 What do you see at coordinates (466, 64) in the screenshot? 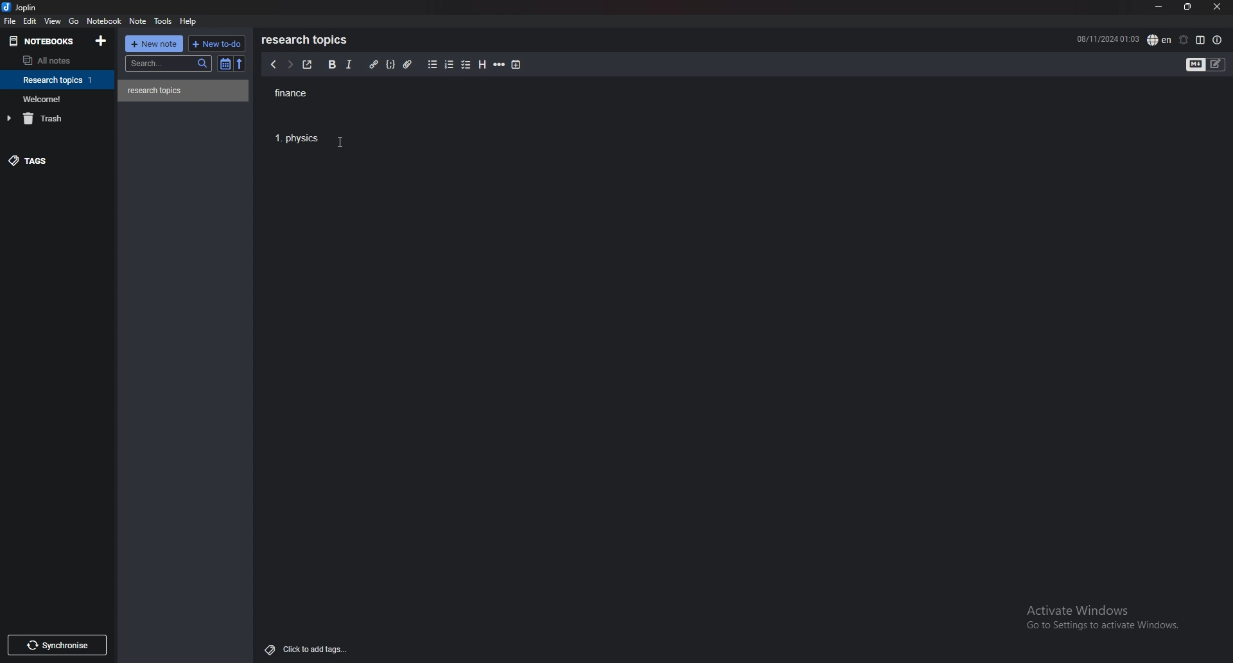
I see `checkbox` at bounding box center [466, 64].